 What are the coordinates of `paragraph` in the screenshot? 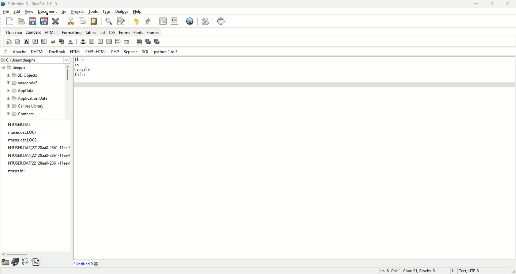 It's located at (44, 41).